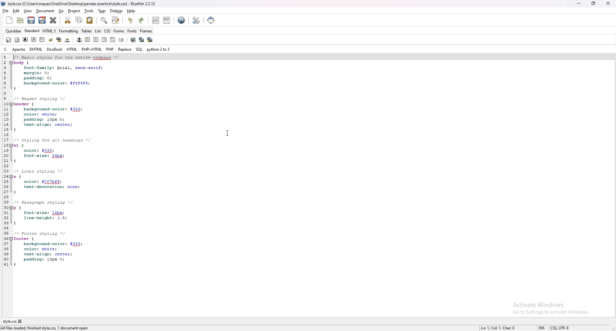 The height and width of the screenshot is (331, 616). Describe the element at coordinates (74, 160) in the screenshot. I see `CSS code` at that location.